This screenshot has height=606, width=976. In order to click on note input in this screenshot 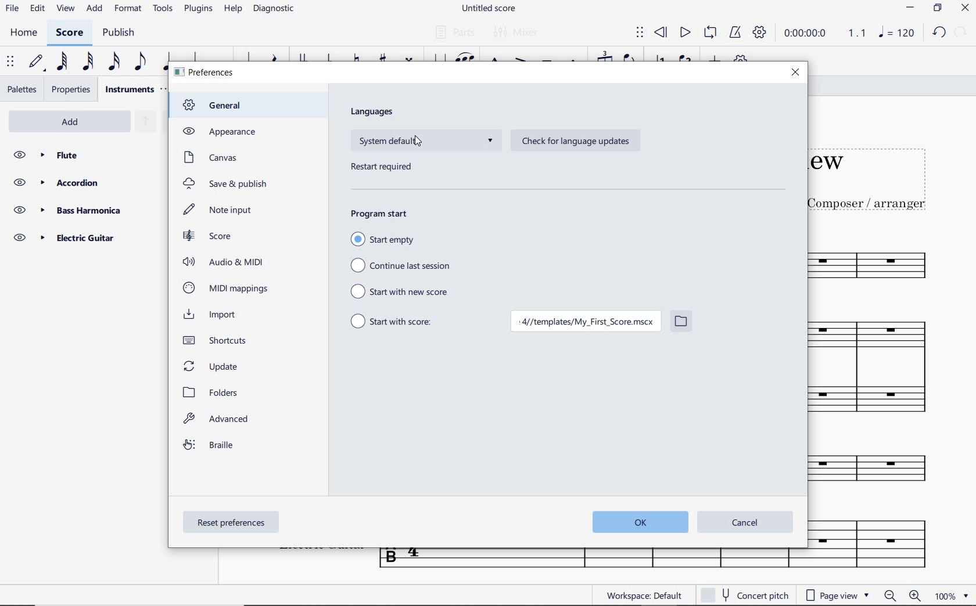, I will do `click(220, 210)`.